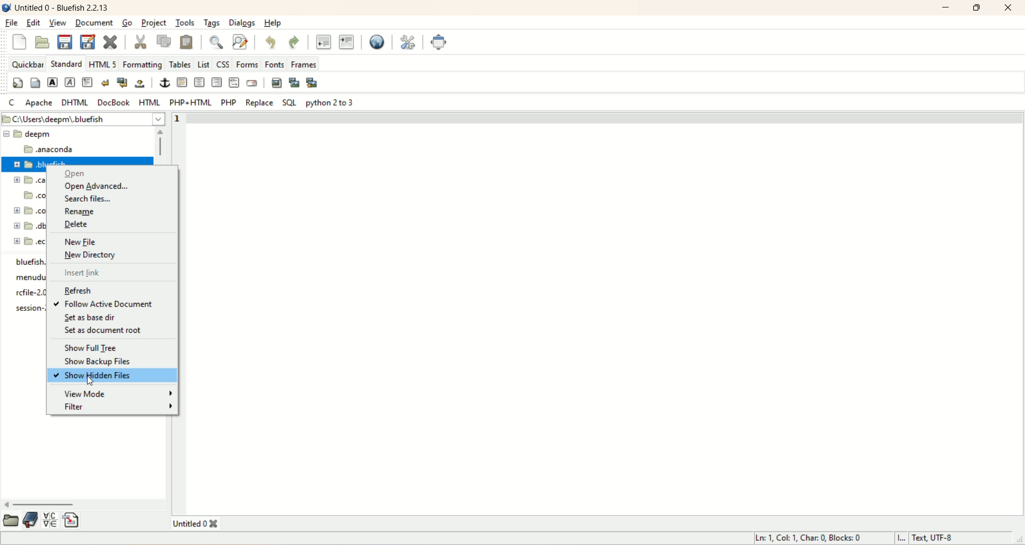 The width and height of the screenshot is (1025, 545). What do you see at coordinates (239, 42) in the screenshot?
I see `advanced find and replace` at bounding box center [239, 42].